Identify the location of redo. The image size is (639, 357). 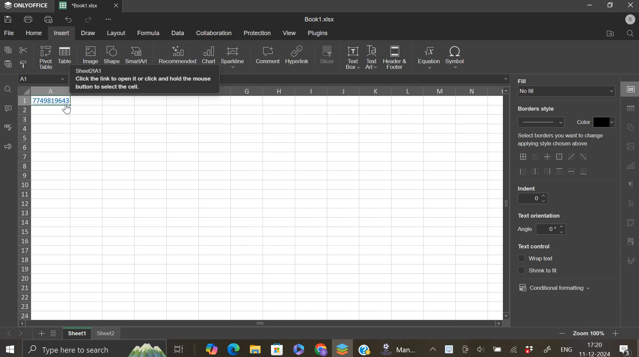
(88, 20).